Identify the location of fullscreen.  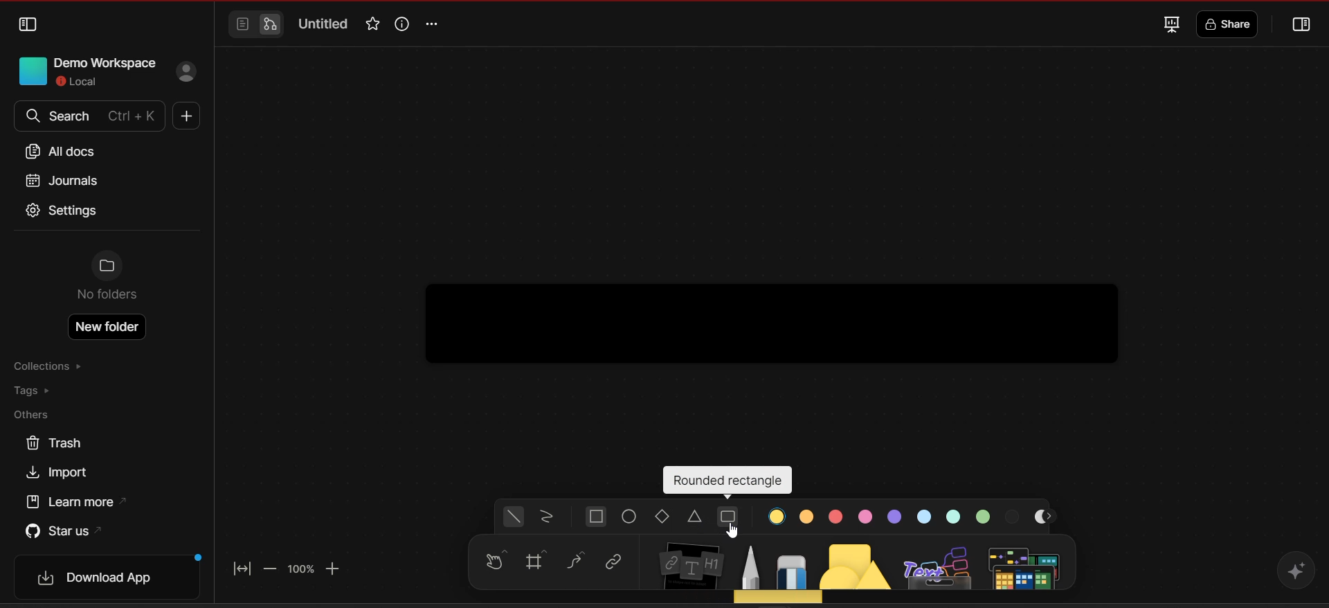
(1170, 24).